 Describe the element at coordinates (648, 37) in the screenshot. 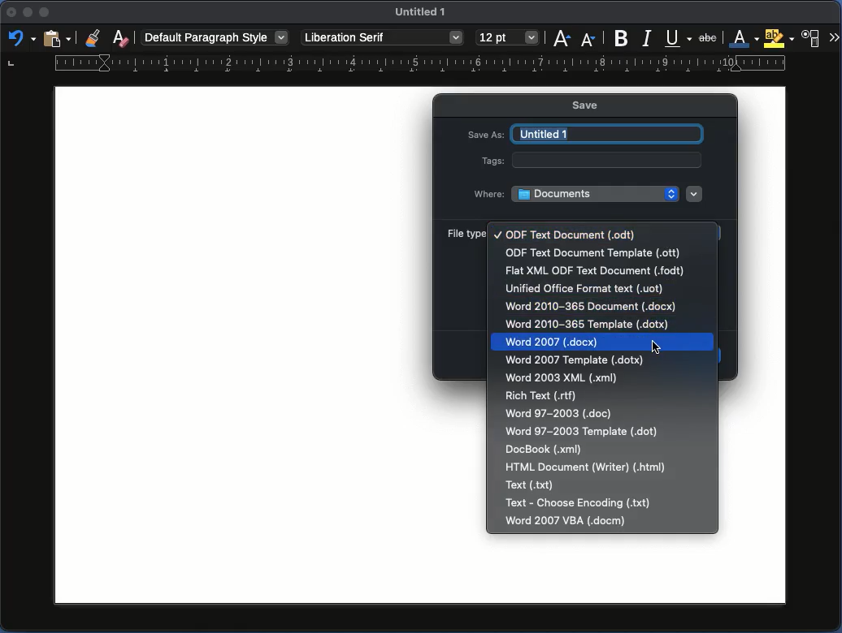

I see `Italics` at that location.